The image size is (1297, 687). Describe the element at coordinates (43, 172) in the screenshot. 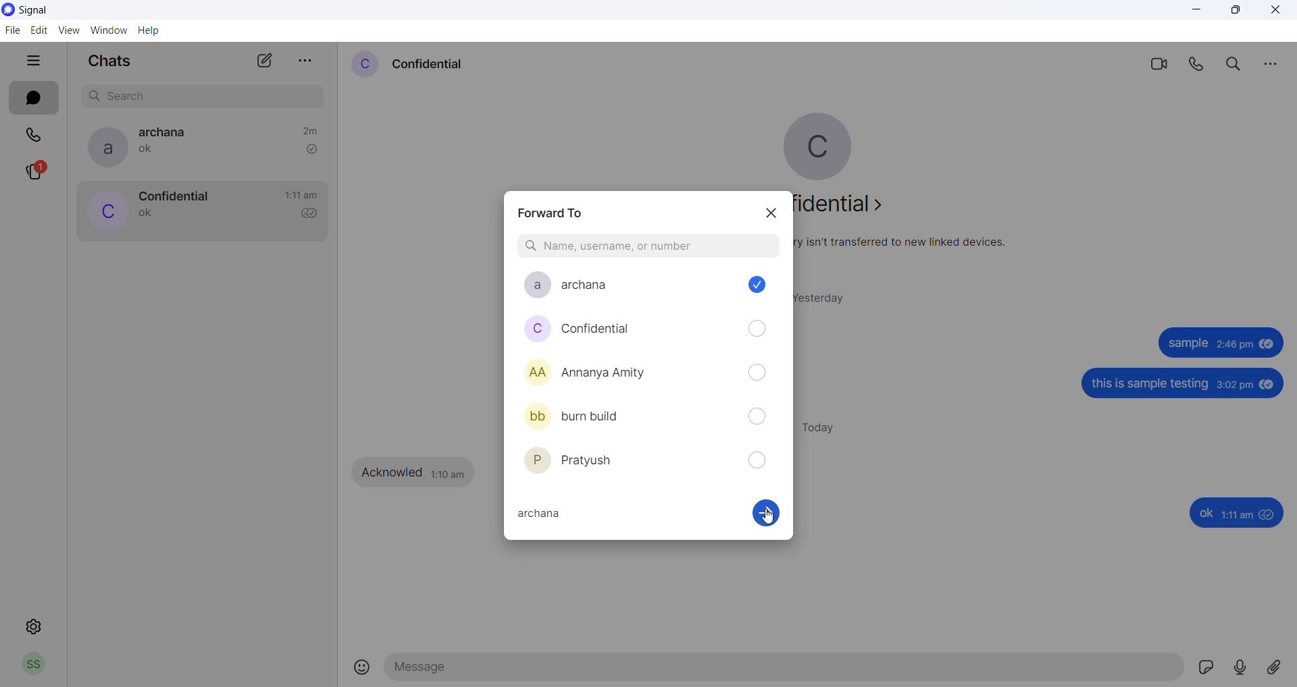

I see `stories` at that location.